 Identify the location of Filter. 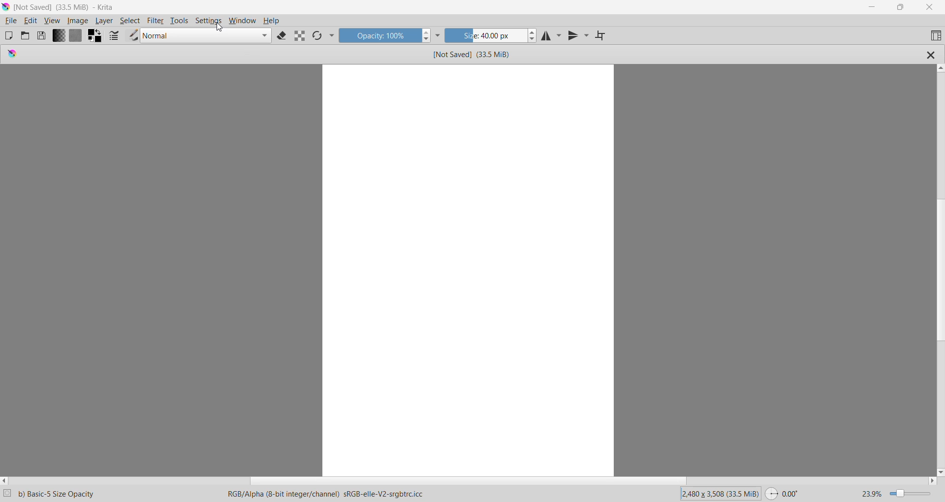
(156, 20).